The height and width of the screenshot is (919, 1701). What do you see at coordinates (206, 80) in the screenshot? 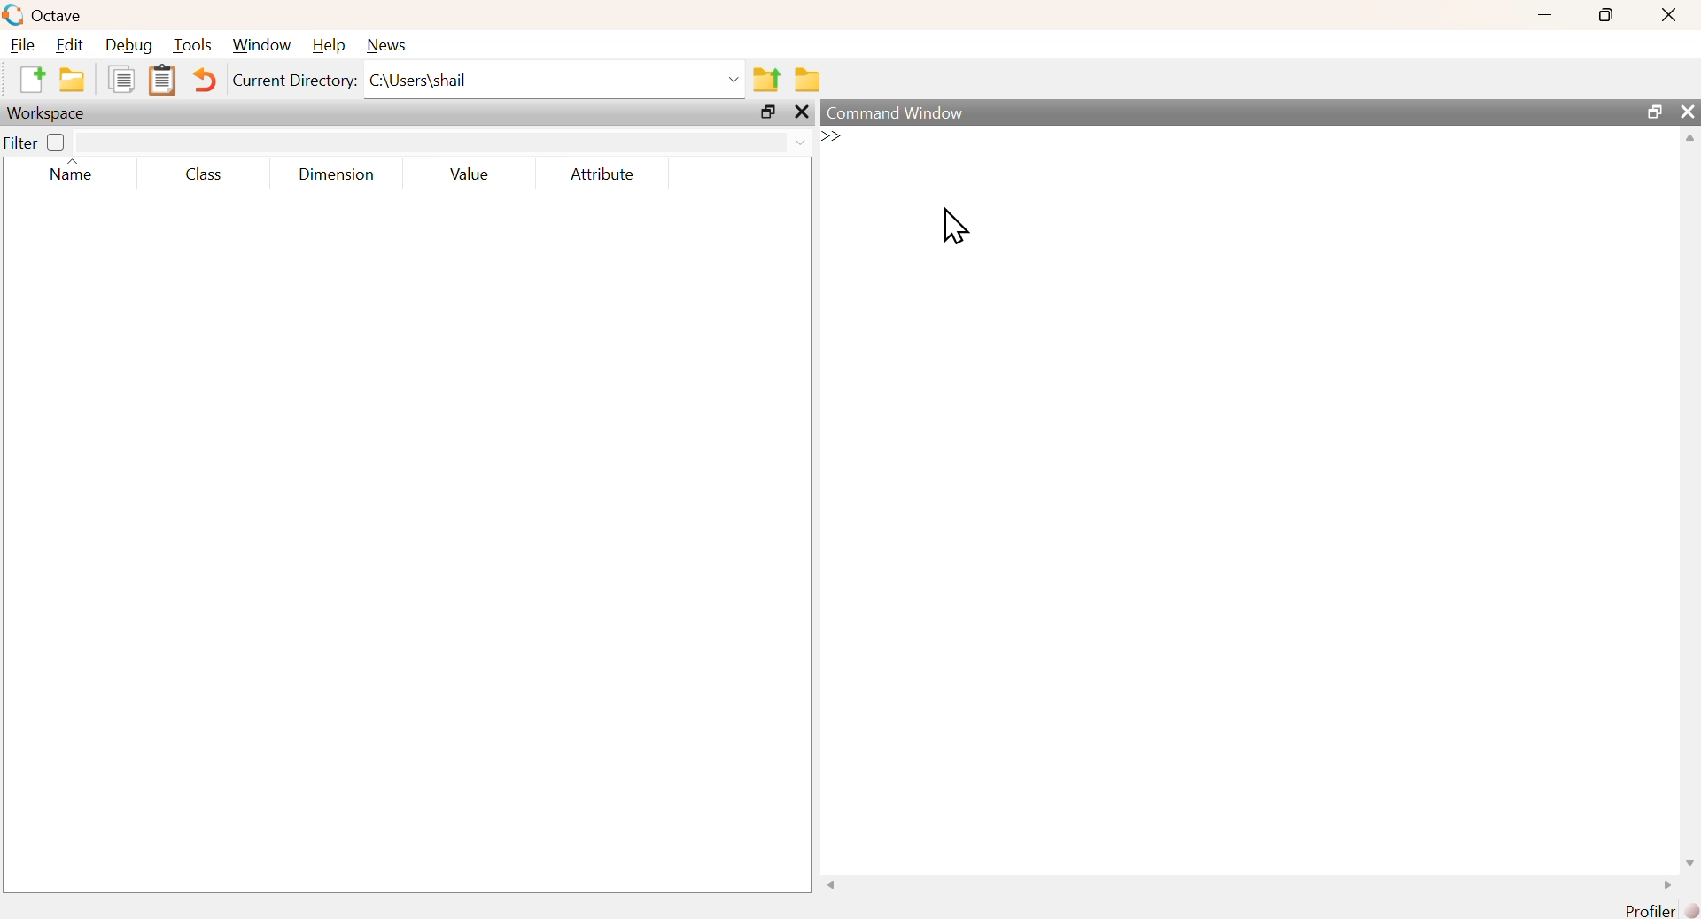
I see `undo` at bounding box center [206, 80].